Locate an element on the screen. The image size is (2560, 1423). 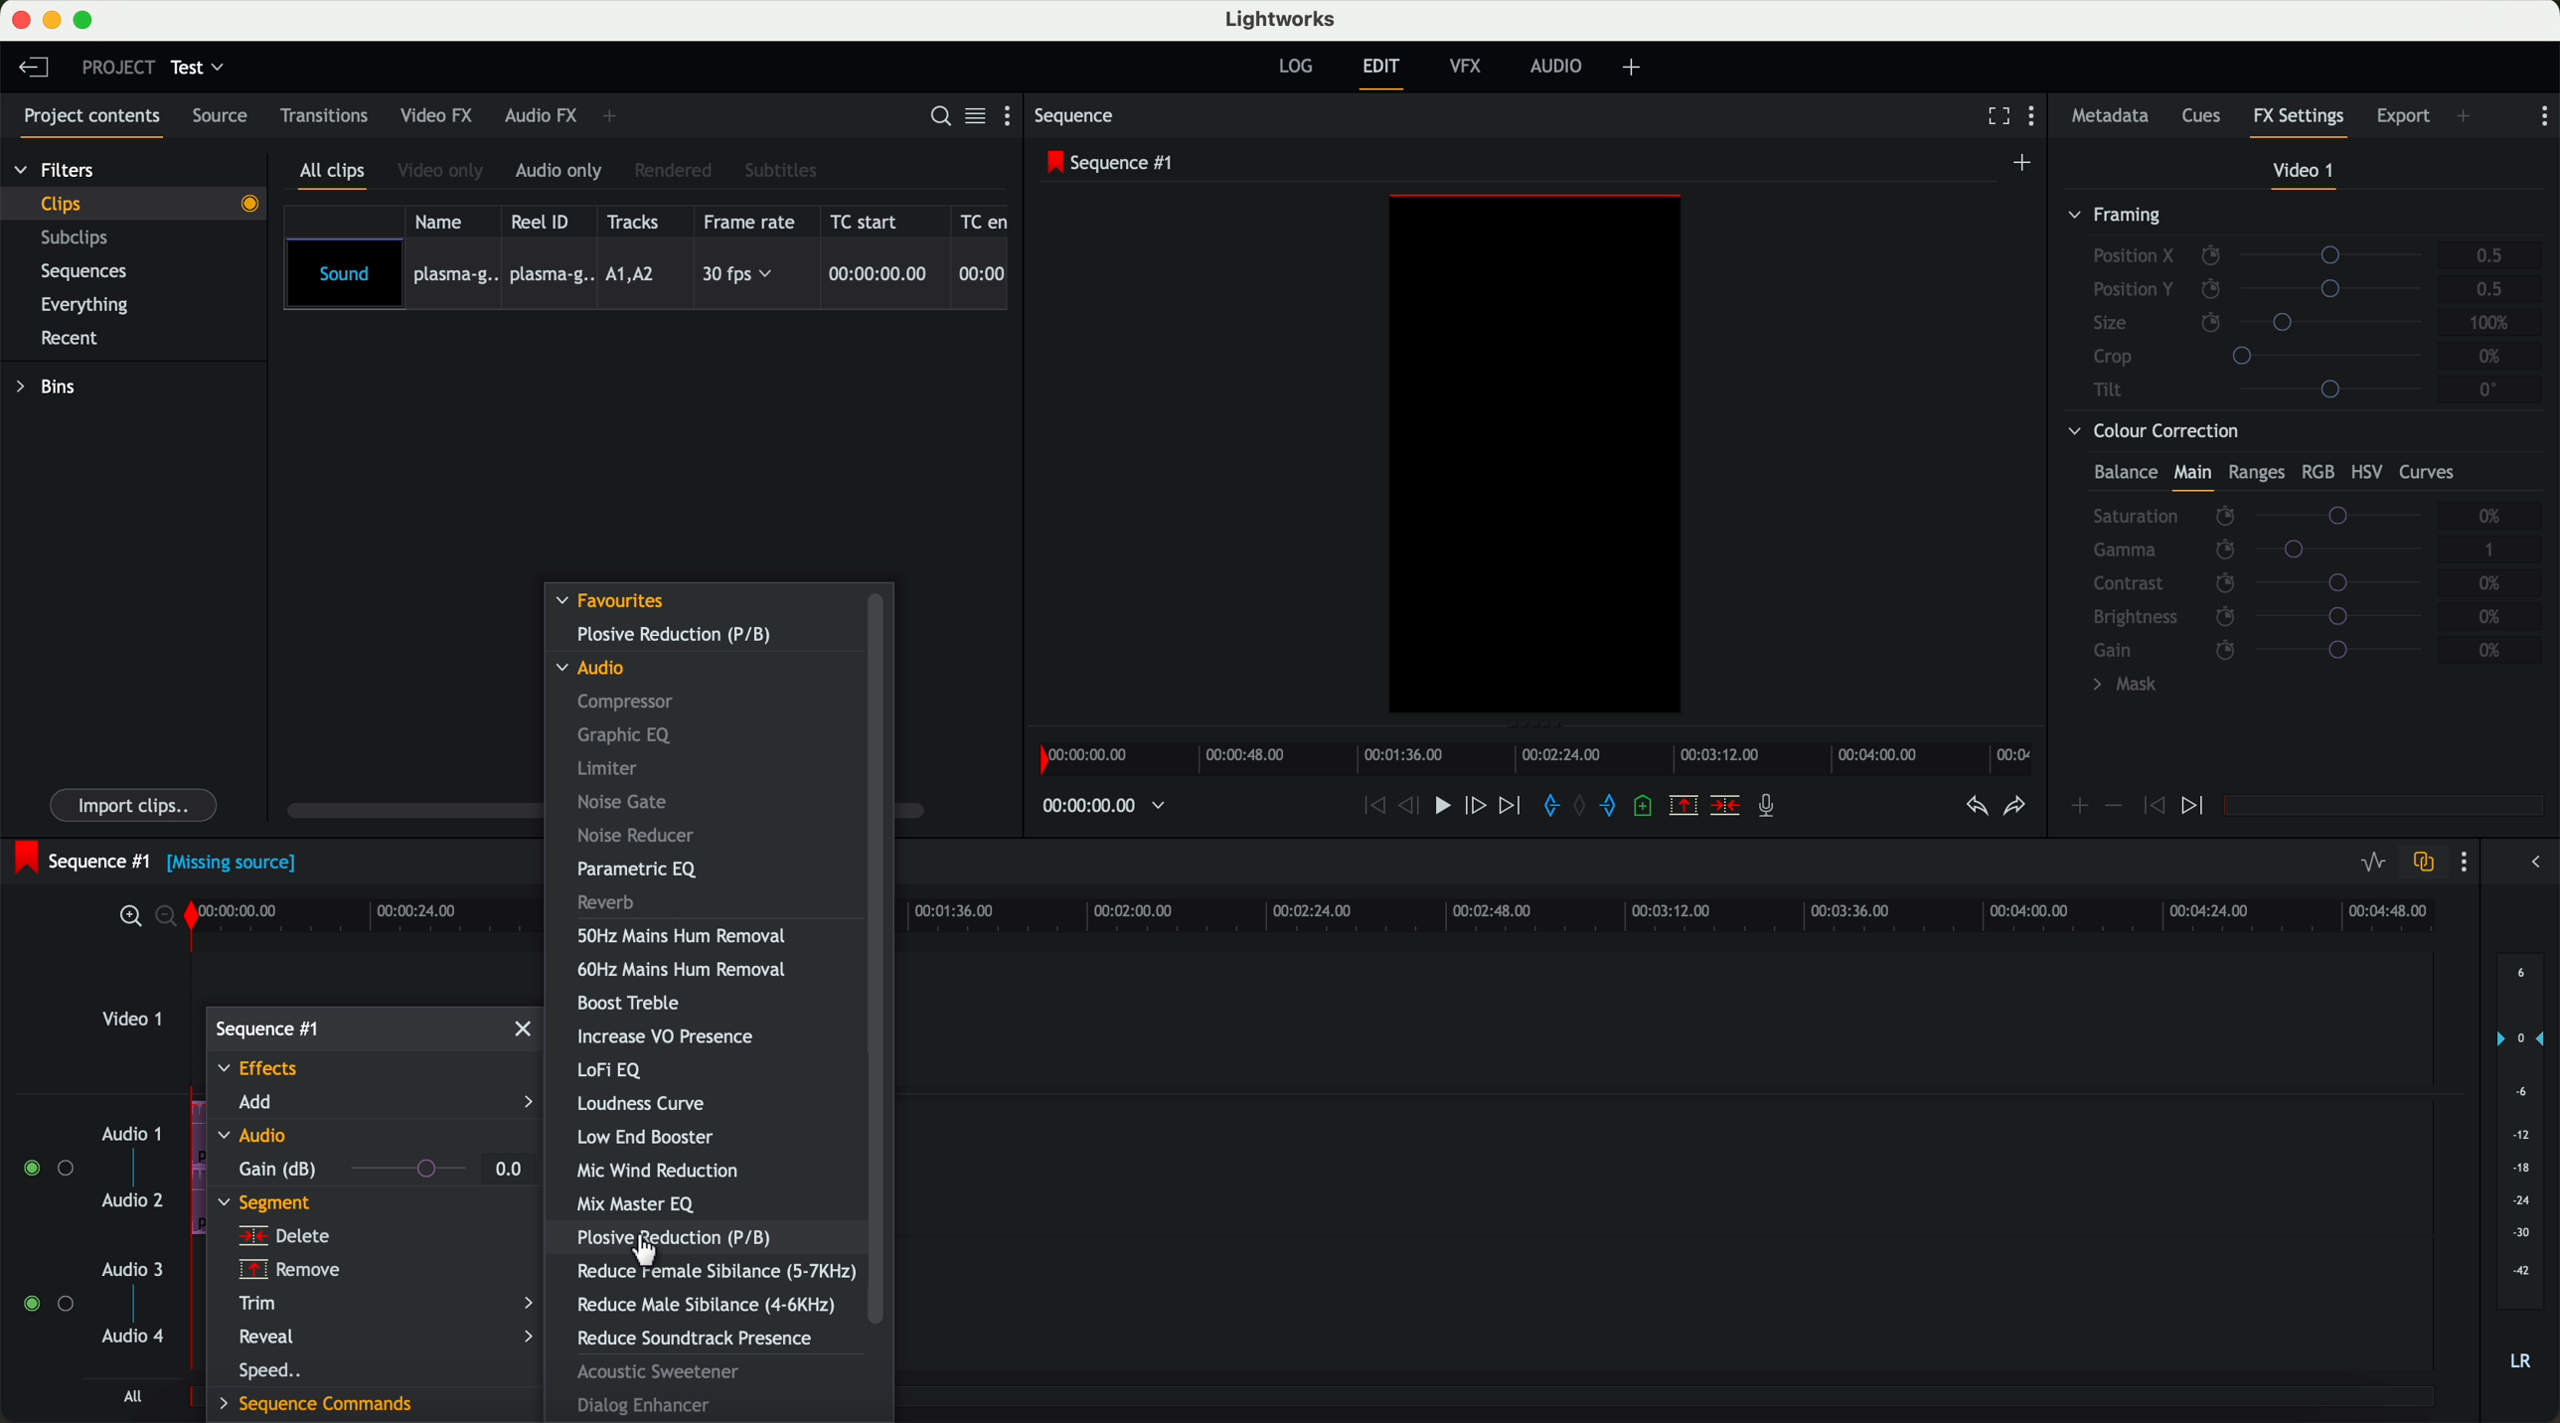
audios is located at coordinates (88, 1237).